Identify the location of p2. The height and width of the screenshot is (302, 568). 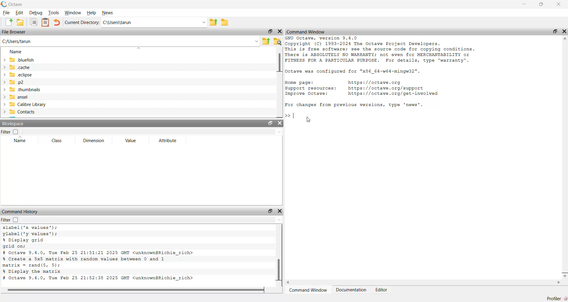
(17, 82).